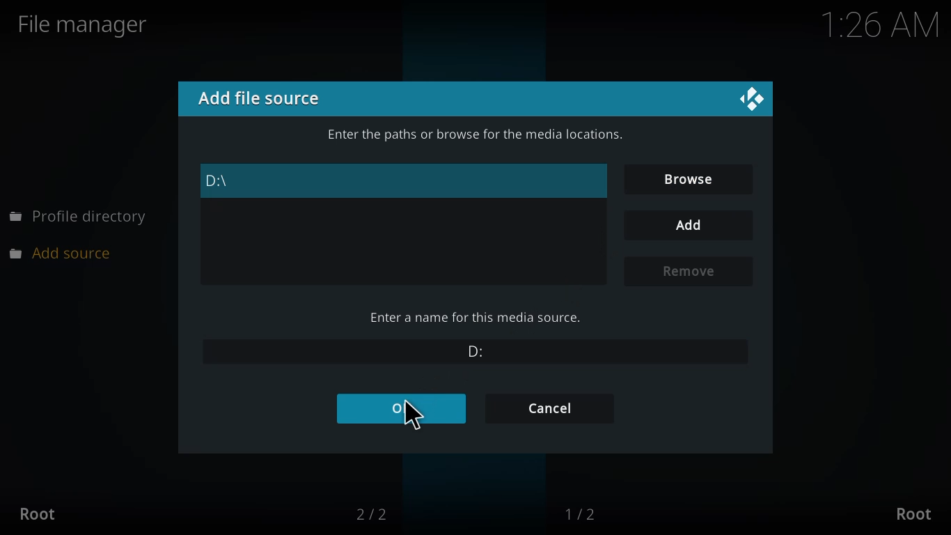 Image resolution: width=951 pixels, height=535 pixels. I want to click on 2/2, so click(379, 513).